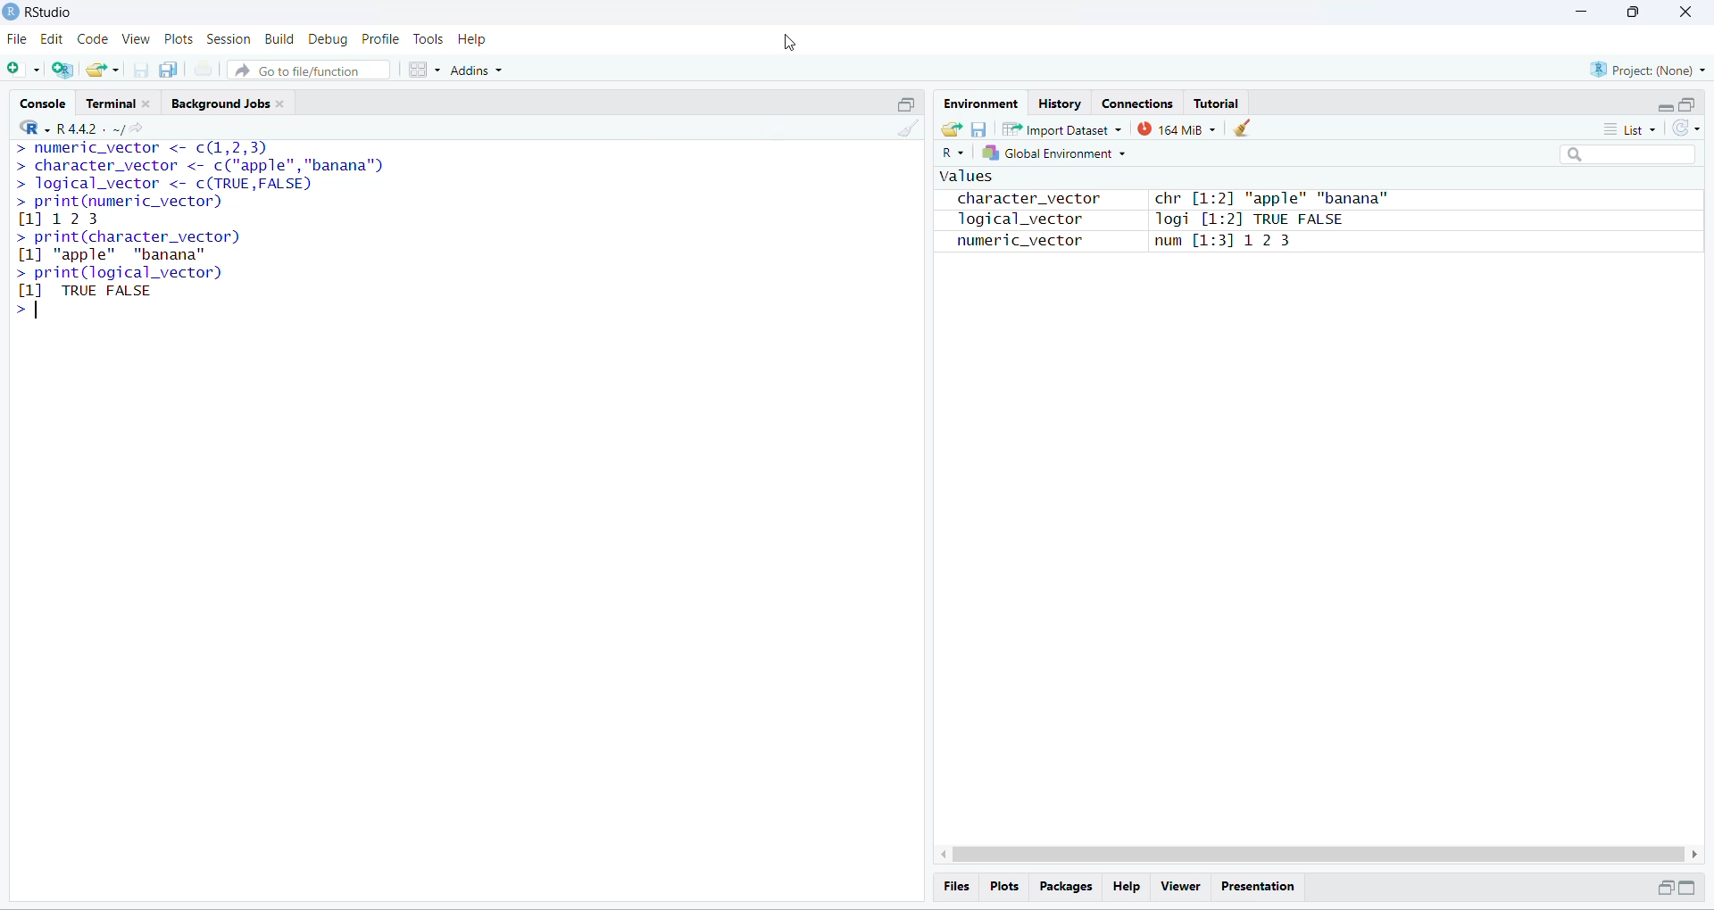  What do you see at coordinates (380, 39) in the screenshot?
I see `Profile` at bounding box center [380, 39].